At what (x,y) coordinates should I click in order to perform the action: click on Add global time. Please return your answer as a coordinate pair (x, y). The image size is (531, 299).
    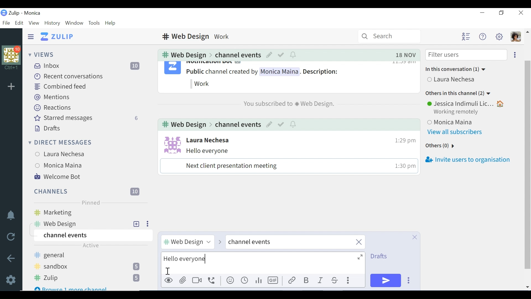
    Looking at the image, I should click on (245, 281).